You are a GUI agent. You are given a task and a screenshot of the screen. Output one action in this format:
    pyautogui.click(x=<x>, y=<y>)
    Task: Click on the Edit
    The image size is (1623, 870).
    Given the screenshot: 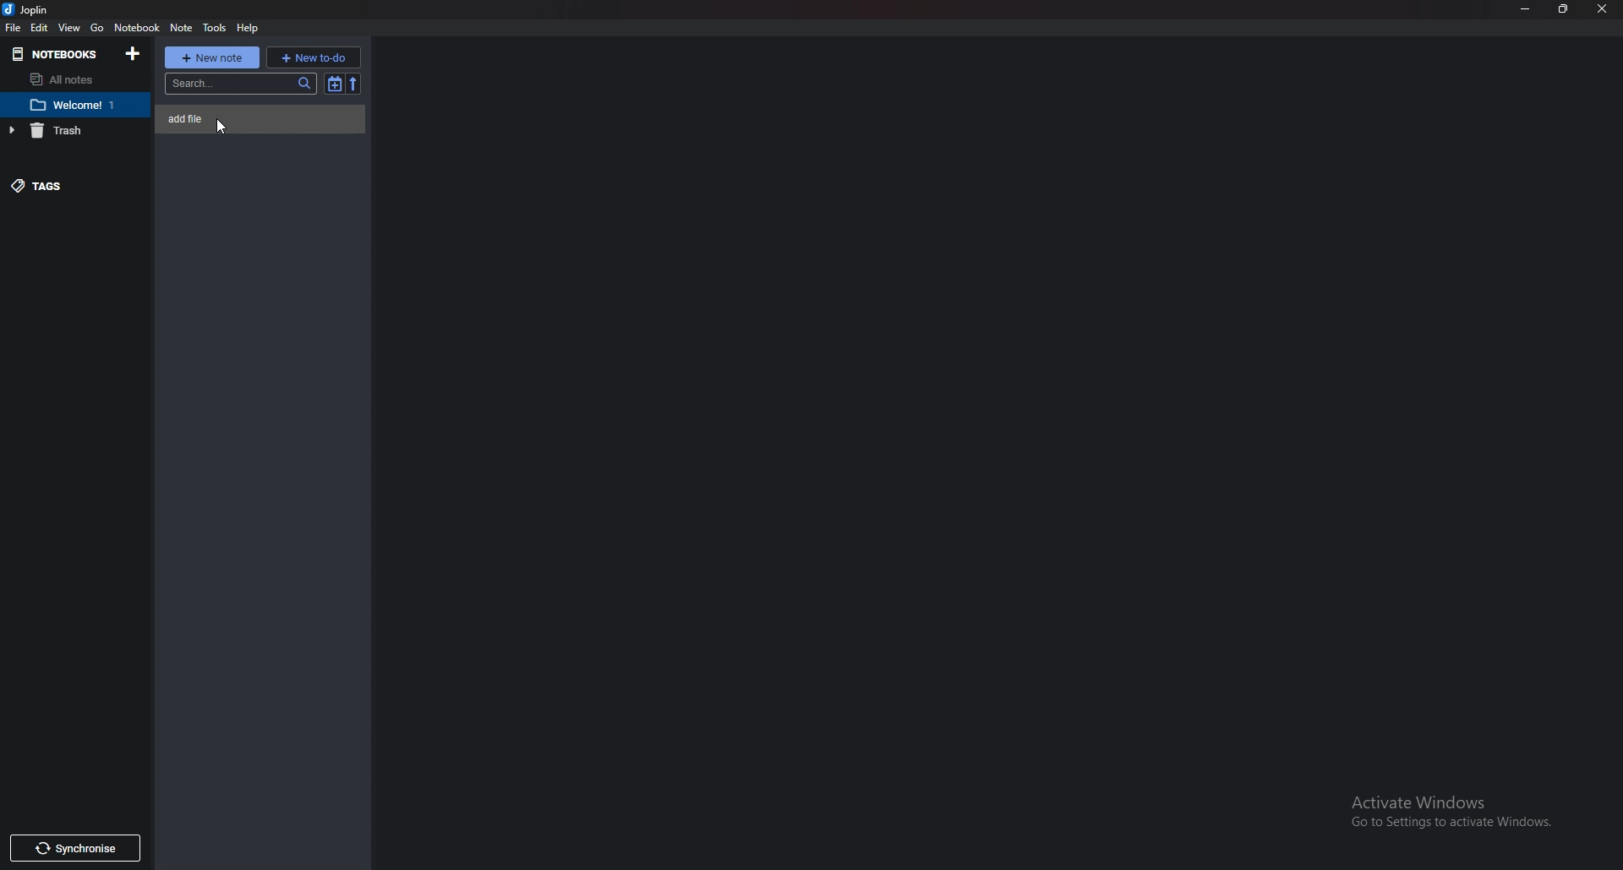 What is the action you would take?
    pyautogui.click(x=41, y=29)
    